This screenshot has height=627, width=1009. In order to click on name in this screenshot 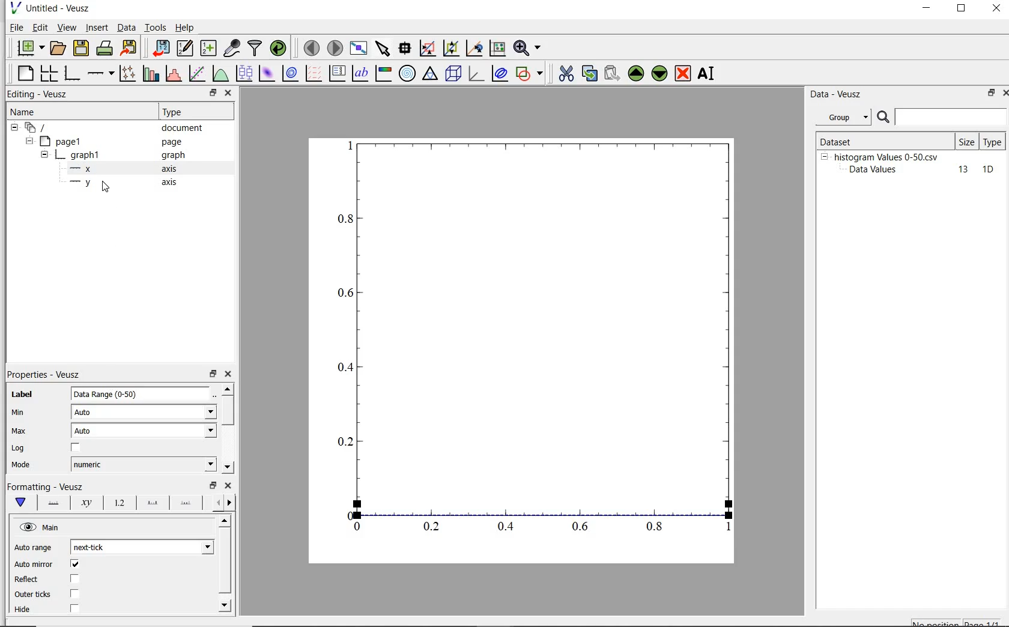, I will do `click(22, 112)`.